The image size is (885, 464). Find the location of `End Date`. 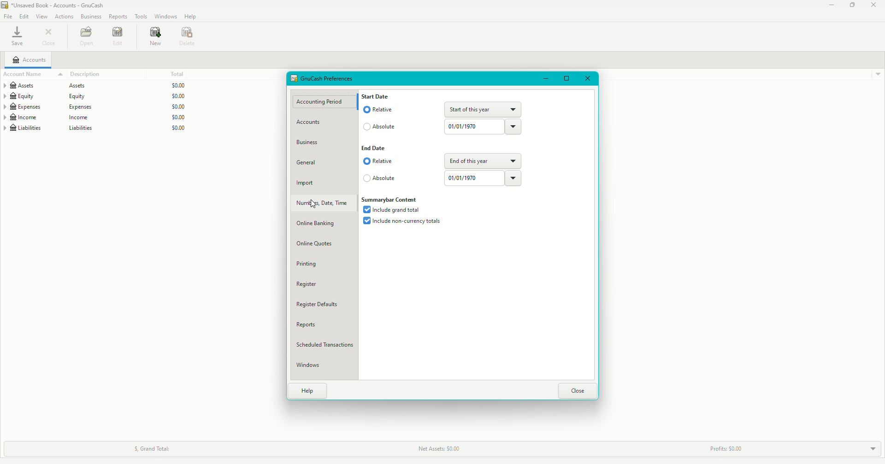

End Date is located at coordinates (374, 148).